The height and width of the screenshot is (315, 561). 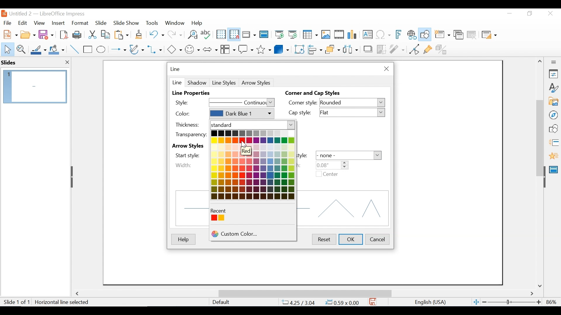 What do you see at coordinates (373, 302) in the screenshot?
I see `Save` at bounding box center [373, 302].